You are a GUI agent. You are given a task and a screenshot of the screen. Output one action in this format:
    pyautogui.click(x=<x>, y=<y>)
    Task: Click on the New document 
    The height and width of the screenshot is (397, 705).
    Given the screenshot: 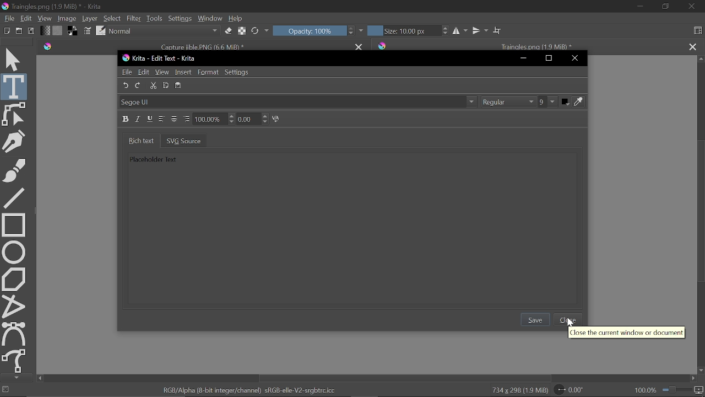 What is the action you would take?
    pyautogui.click(x=6, y=31)
    